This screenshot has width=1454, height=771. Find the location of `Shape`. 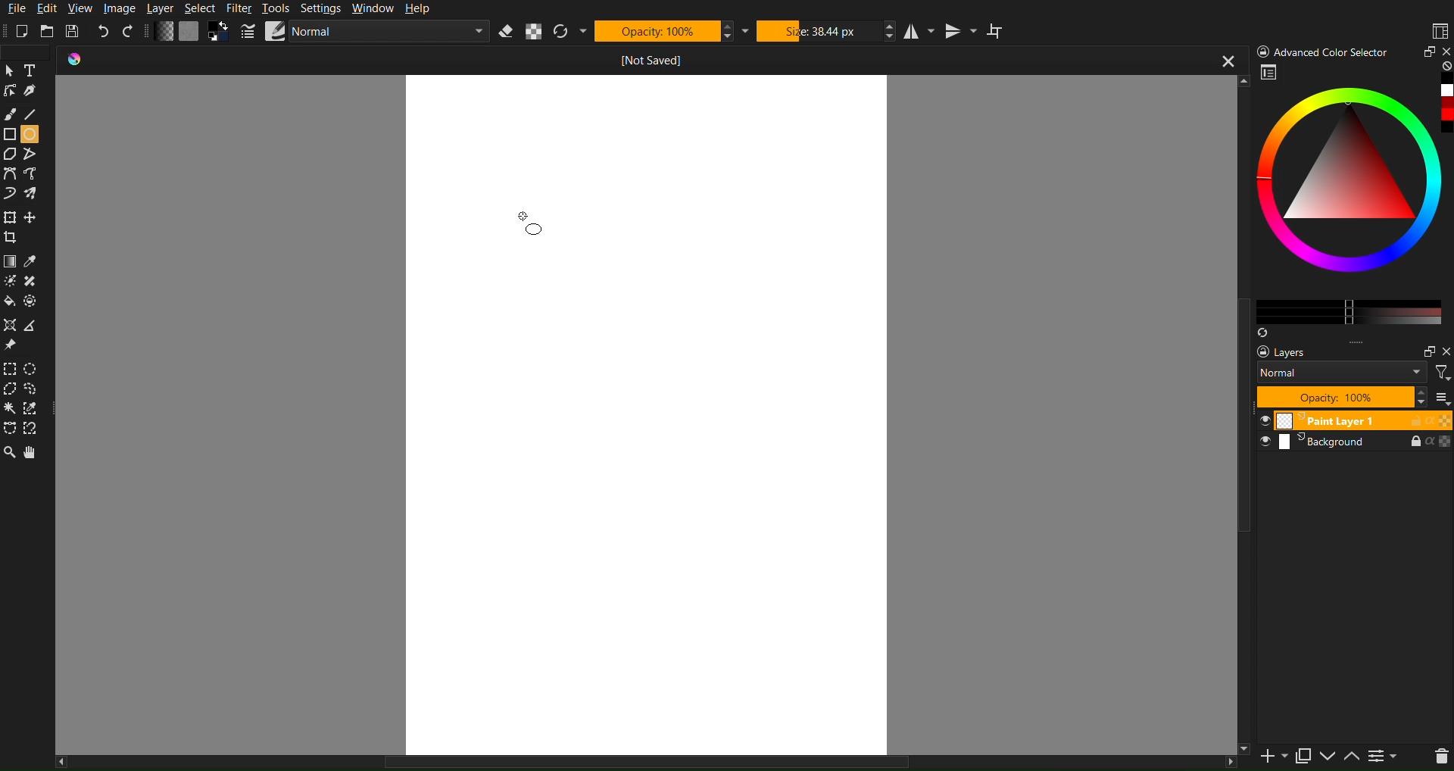

Shape is located at coordinates (9, 325).